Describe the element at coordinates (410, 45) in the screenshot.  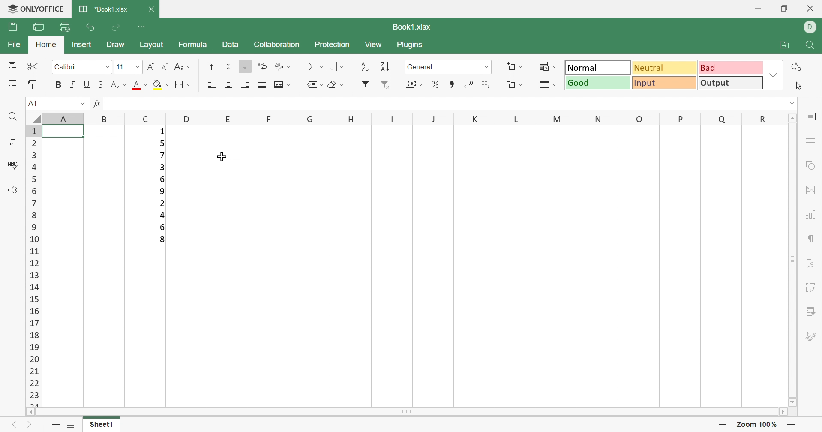
I see `Plugins` at that location.